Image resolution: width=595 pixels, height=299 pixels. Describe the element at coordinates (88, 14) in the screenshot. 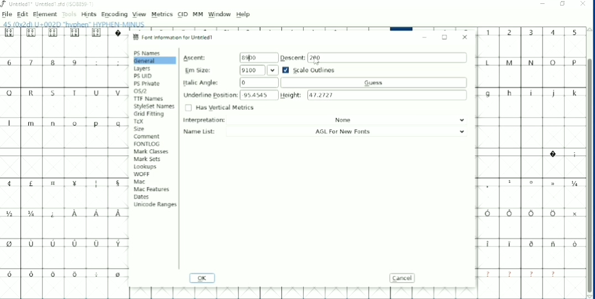

I see `Hints` at that location.